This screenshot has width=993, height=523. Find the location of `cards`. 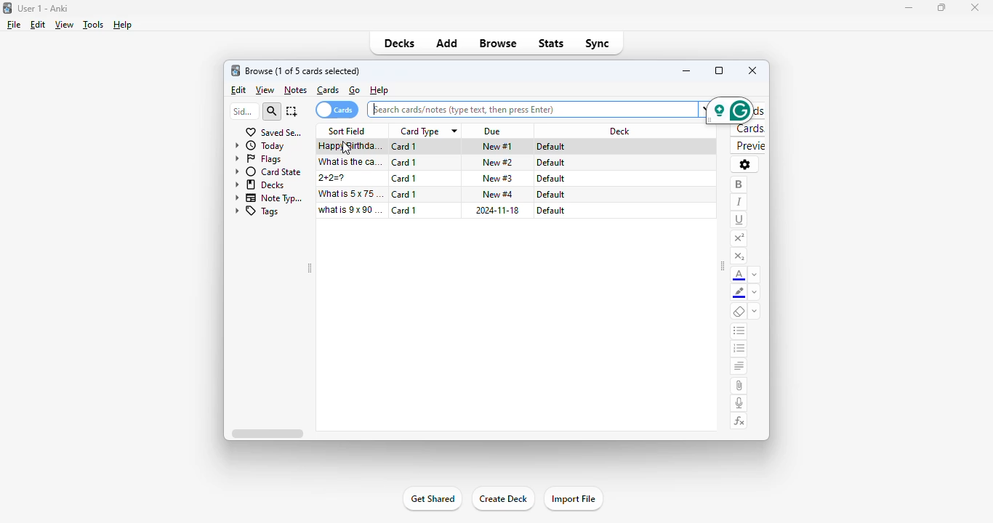

cards is located at coordinates (337, 110).